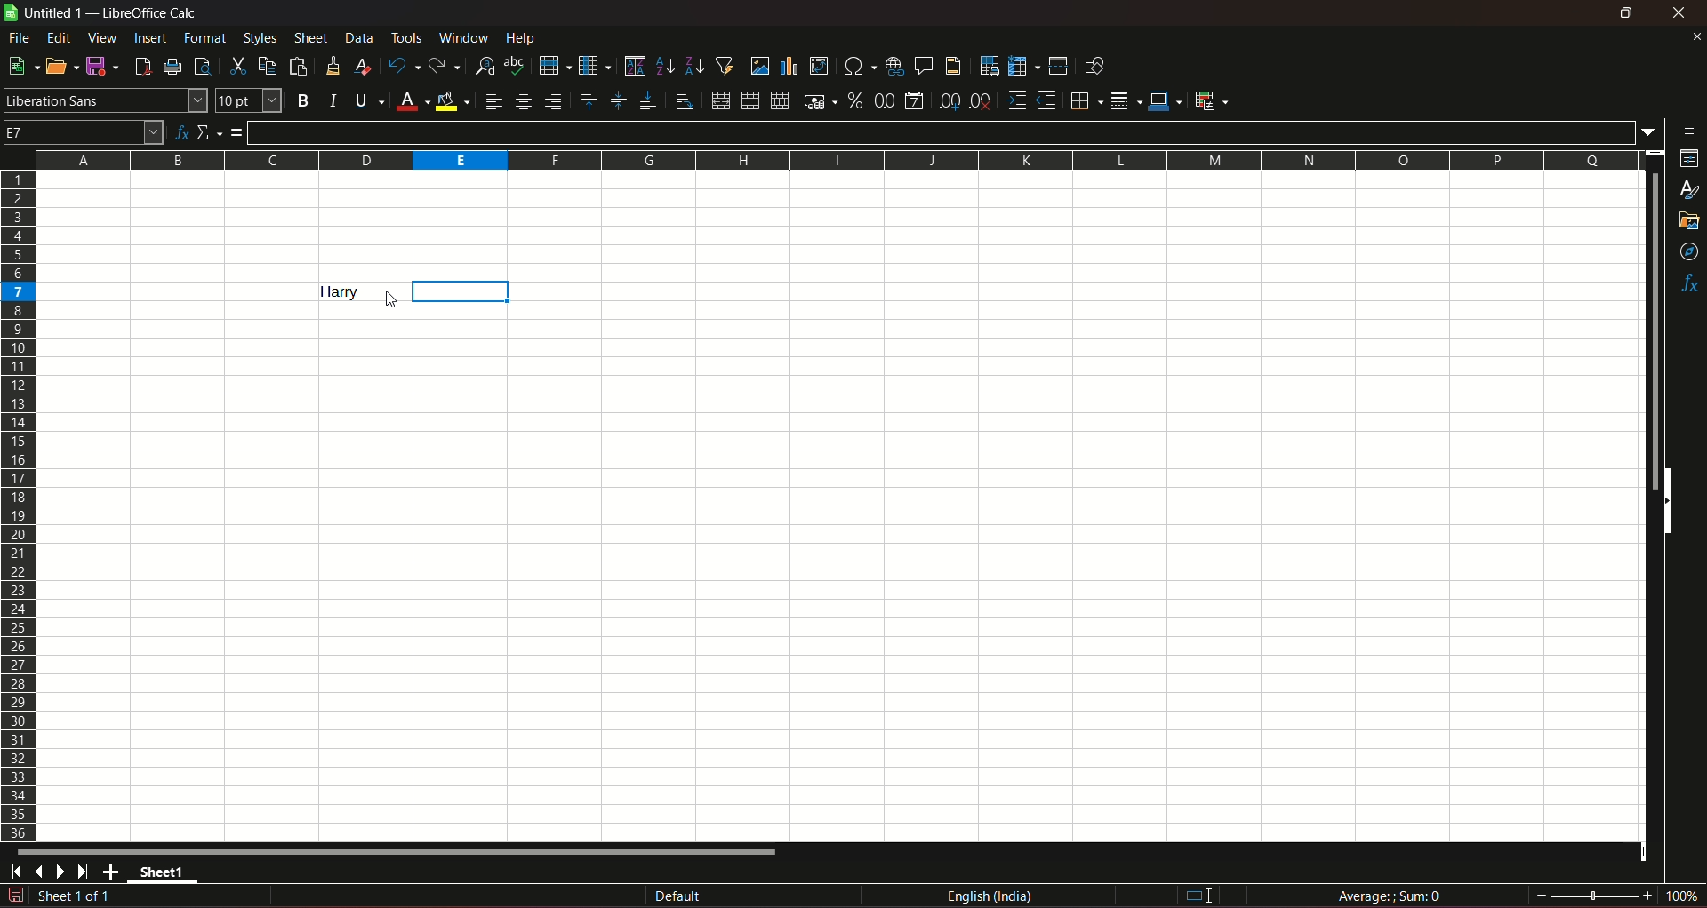 The image size is (1707, 908). I want to click on headers & footers, so click(952, 65).